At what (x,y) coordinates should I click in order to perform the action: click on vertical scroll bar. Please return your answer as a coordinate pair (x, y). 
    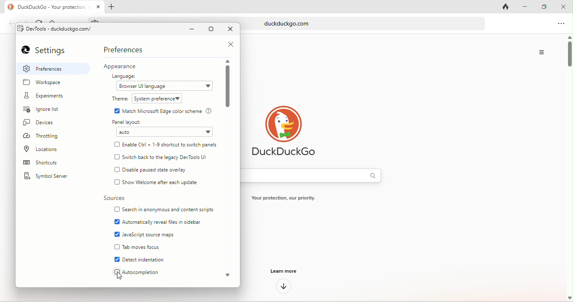
    Looking at the image, I should click on (569, 169).